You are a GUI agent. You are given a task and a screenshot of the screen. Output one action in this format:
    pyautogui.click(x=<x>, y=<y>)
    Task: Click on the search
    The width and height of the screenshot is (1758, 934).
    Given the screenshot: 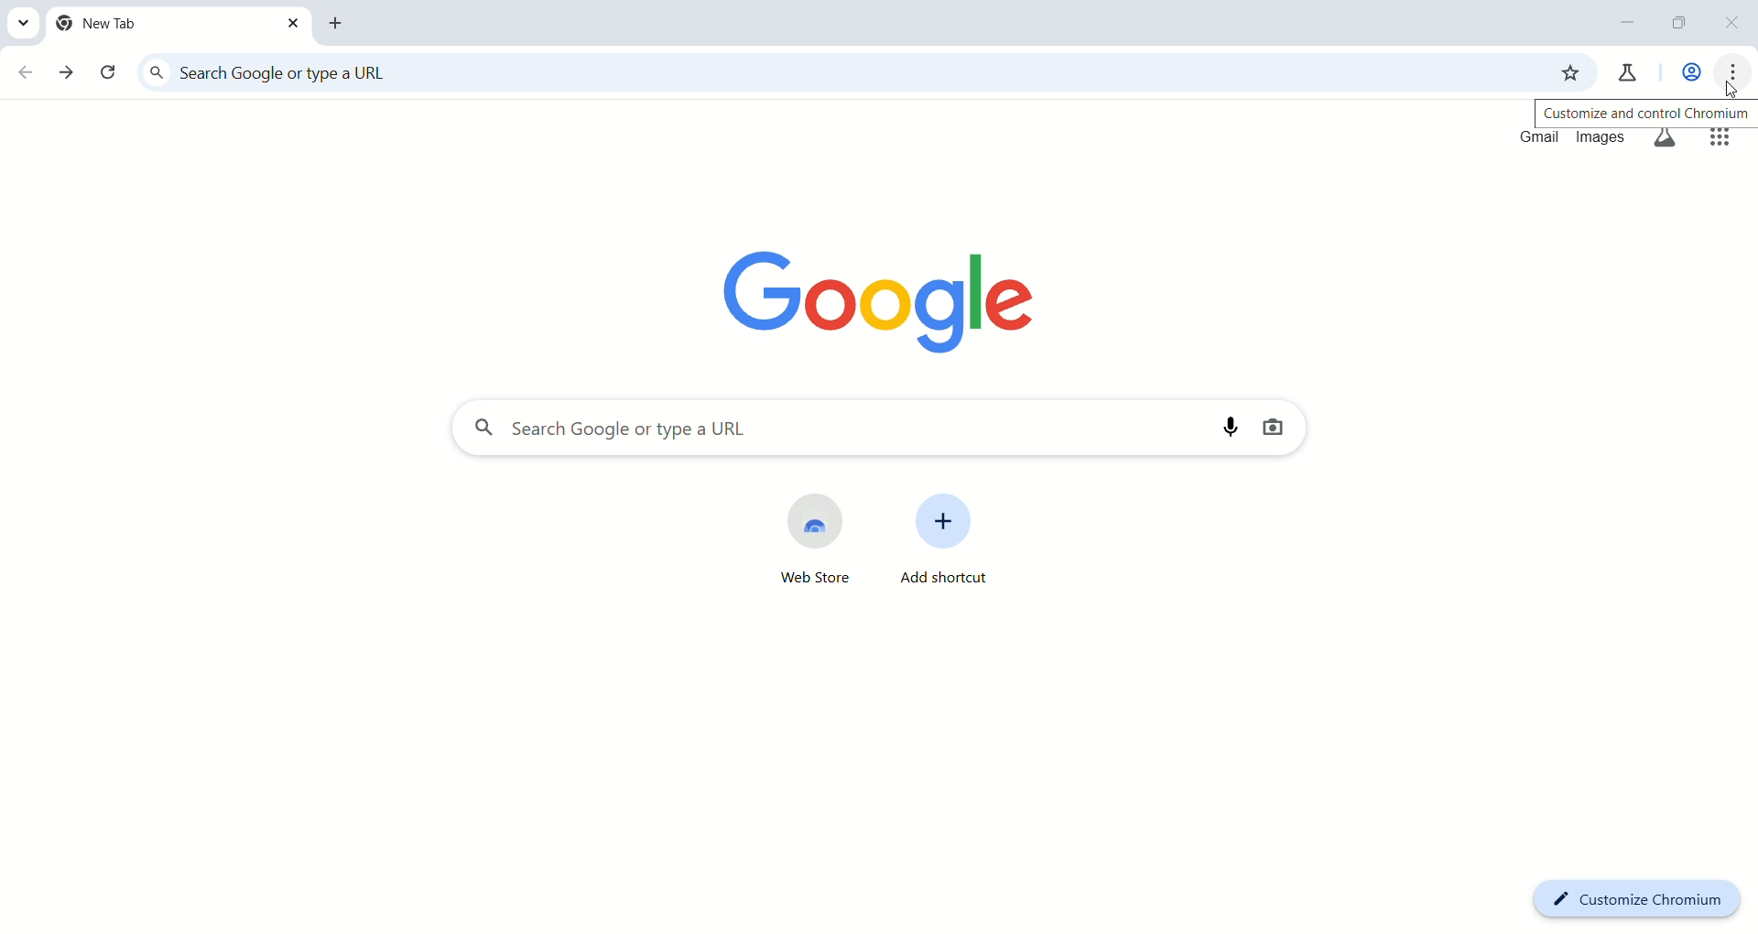 What is the action you would take?
    pyautogui.click(x=830, y=74)
    